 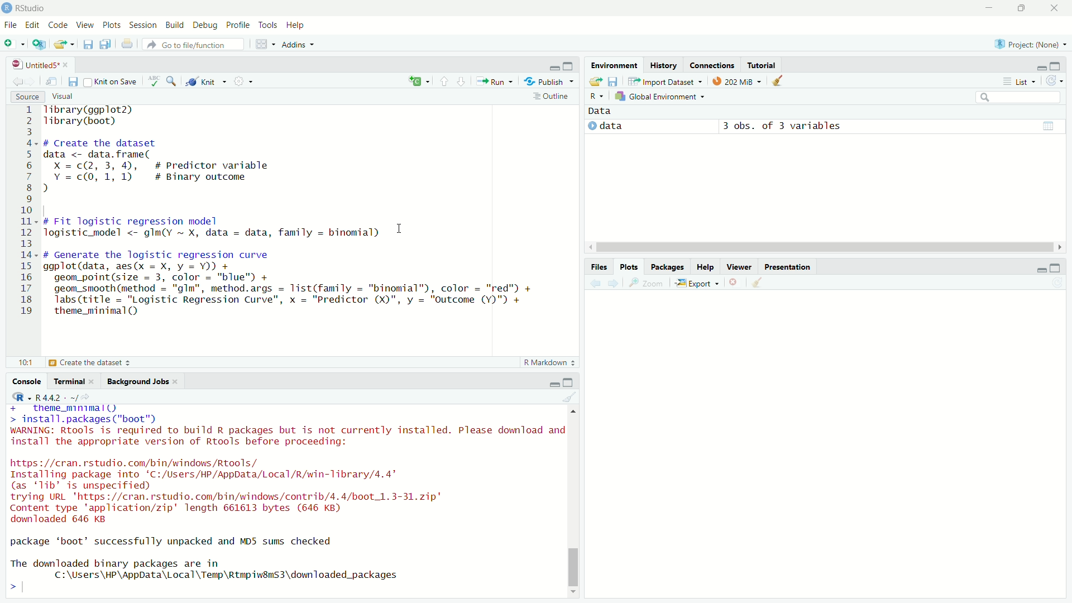 What do you see at coordinates (665, 81) in the screenshot?
I see `Import Dataset` at bounding box center [665, 81].